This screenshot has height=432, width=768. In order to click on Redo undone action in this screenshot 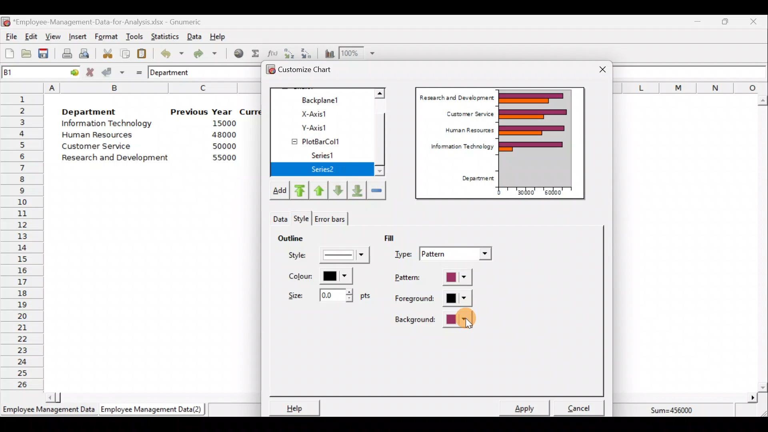, I will do `click(204, 54)`.